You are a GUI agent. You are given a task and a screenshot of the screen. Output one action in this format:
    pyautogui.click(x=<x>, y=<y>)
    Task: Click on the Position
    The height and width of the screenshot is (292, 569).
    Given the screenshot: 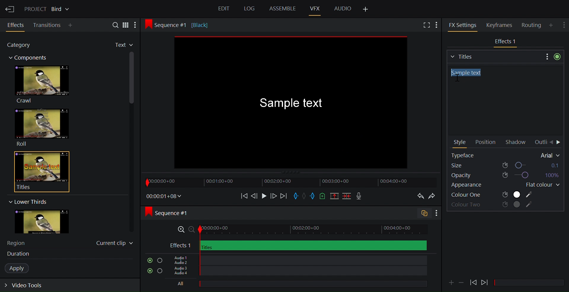 What is the action you would take?
    pyautogui.click(x=485, y=142)
    